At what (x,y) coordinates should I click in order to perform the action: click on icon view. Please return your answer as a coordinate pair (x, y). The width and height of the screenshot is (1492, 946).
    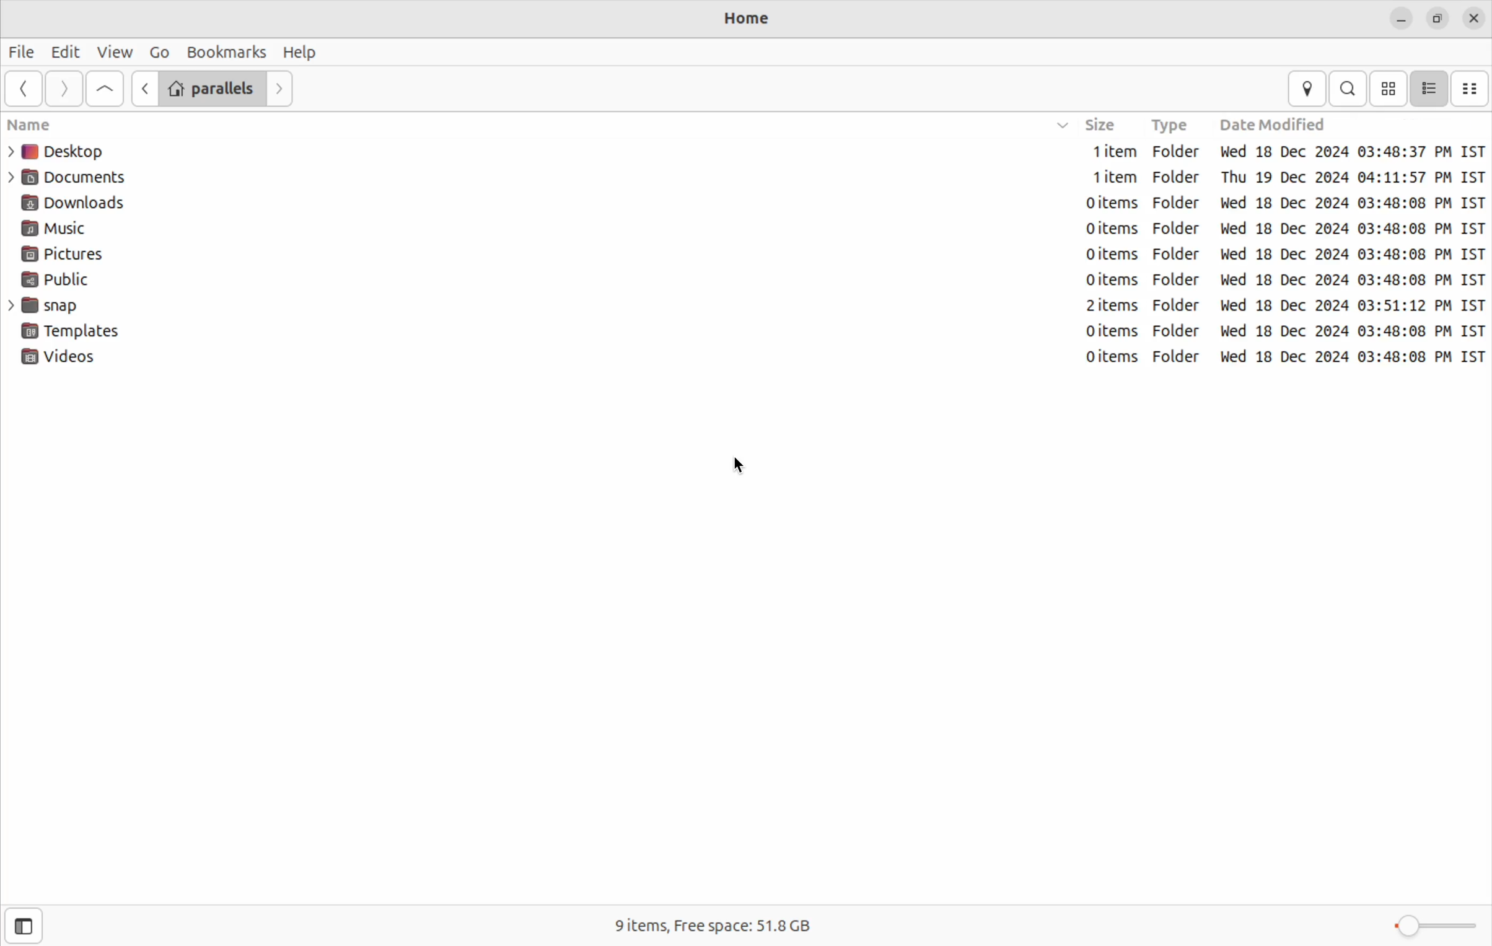
    Looking at the image, I should click on (1389, 87).